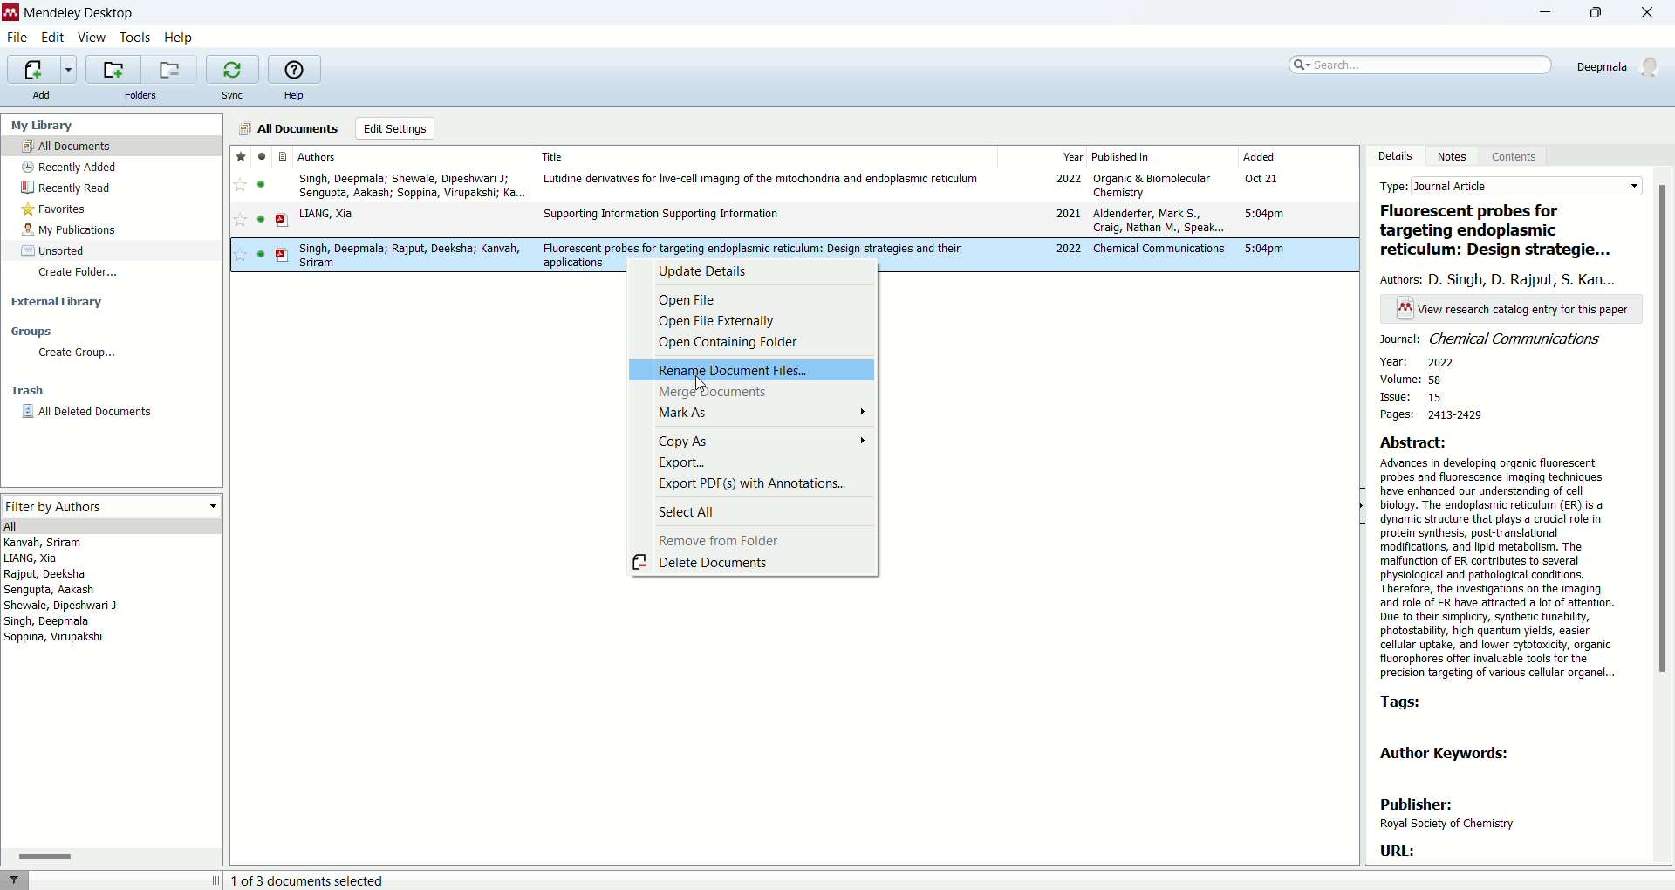 The image size is (1675, 890). What do you see at coordinates (1265, 180) in the screenshot?
I see `Oct 21` at bounding box center [1265, 180].